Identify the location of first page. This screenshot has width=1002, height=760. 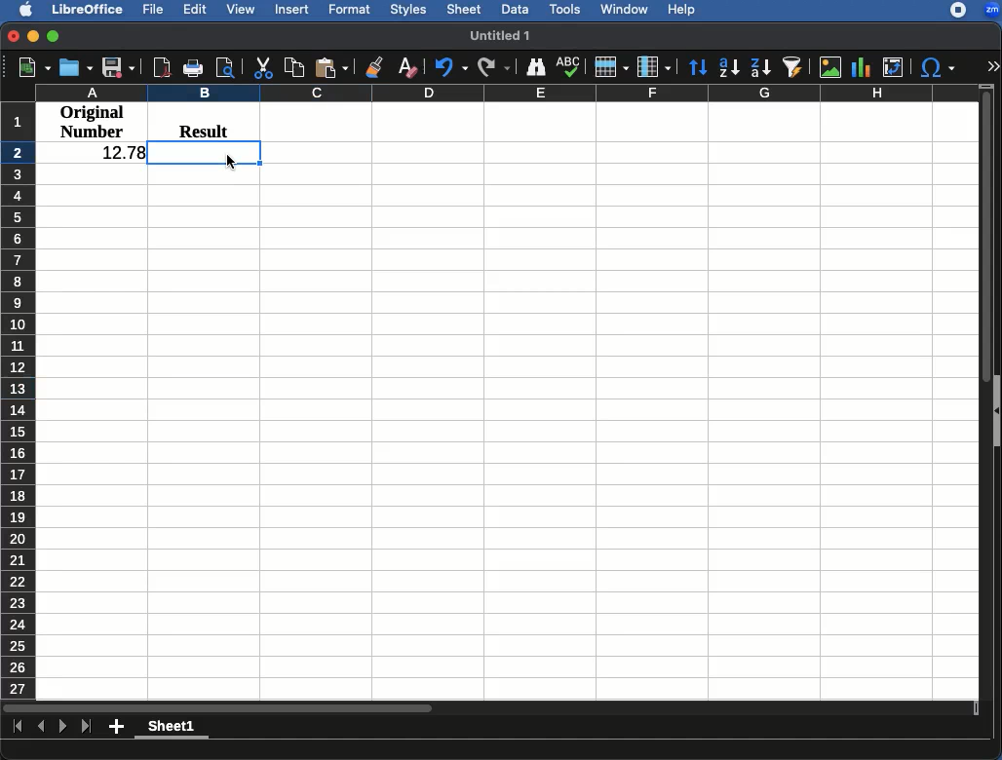
(19, 728).